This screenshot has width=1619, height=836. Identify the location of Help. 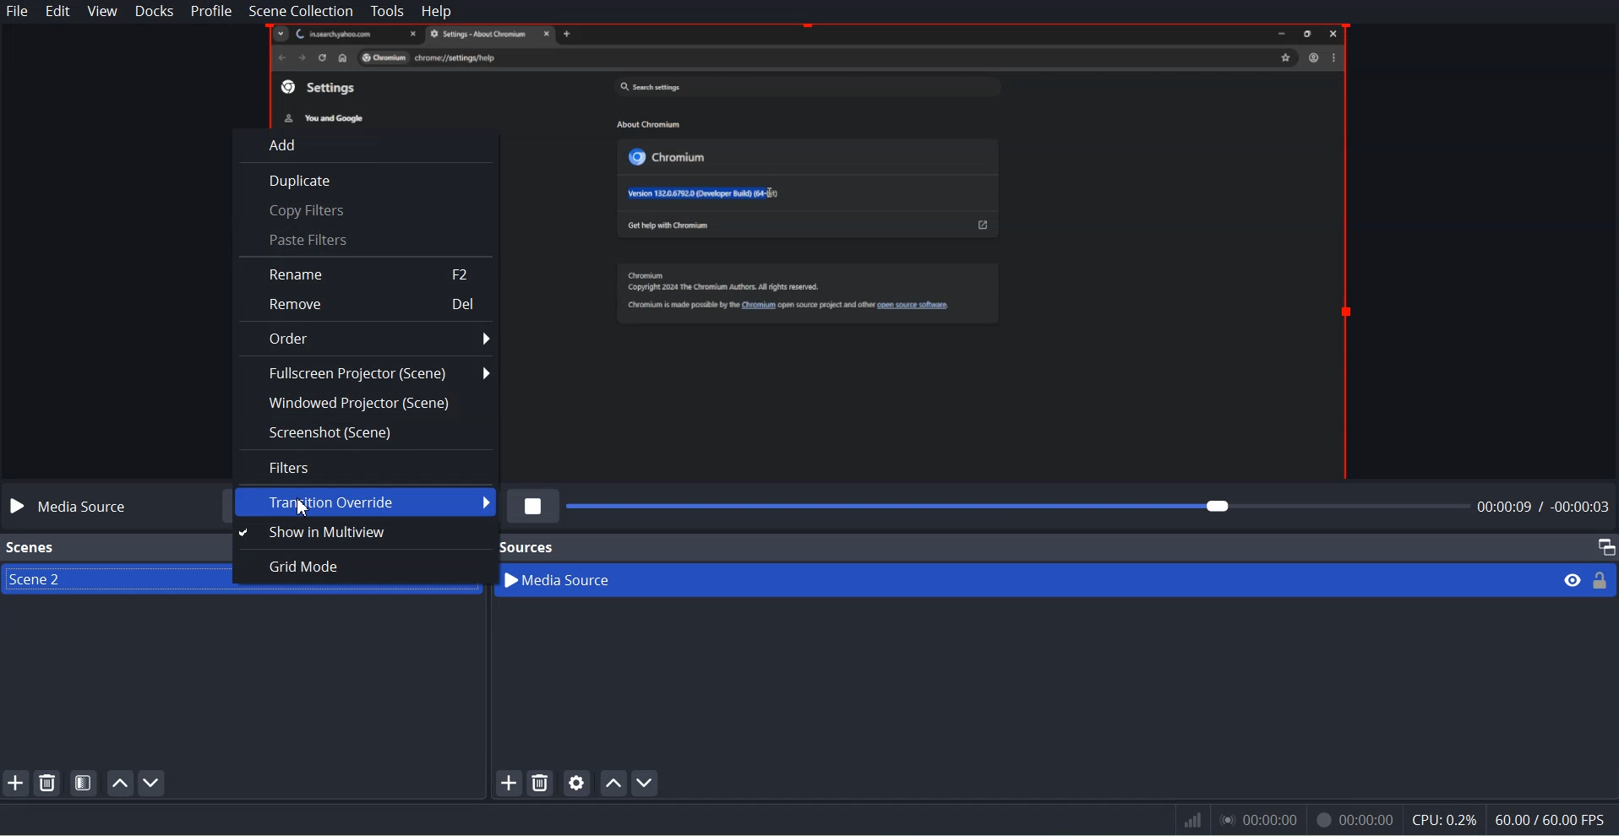
(436, 11).